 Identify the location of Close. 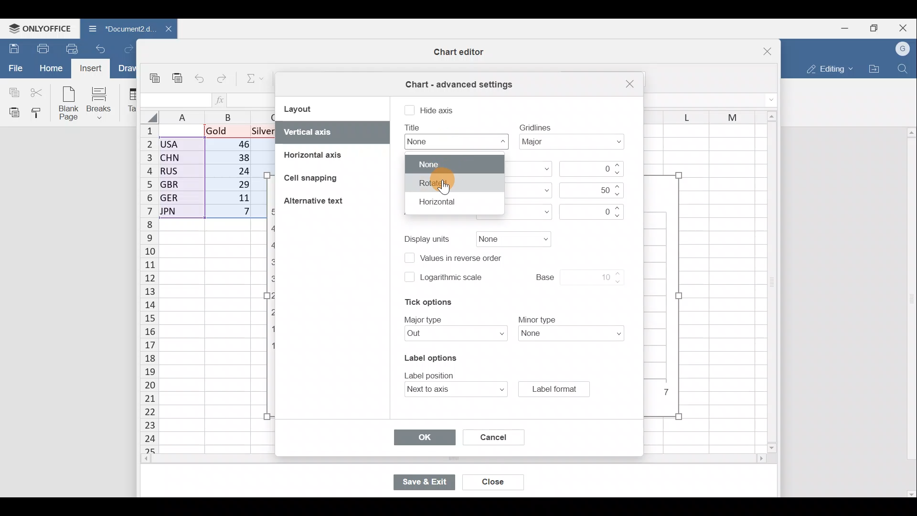
(761, 48).